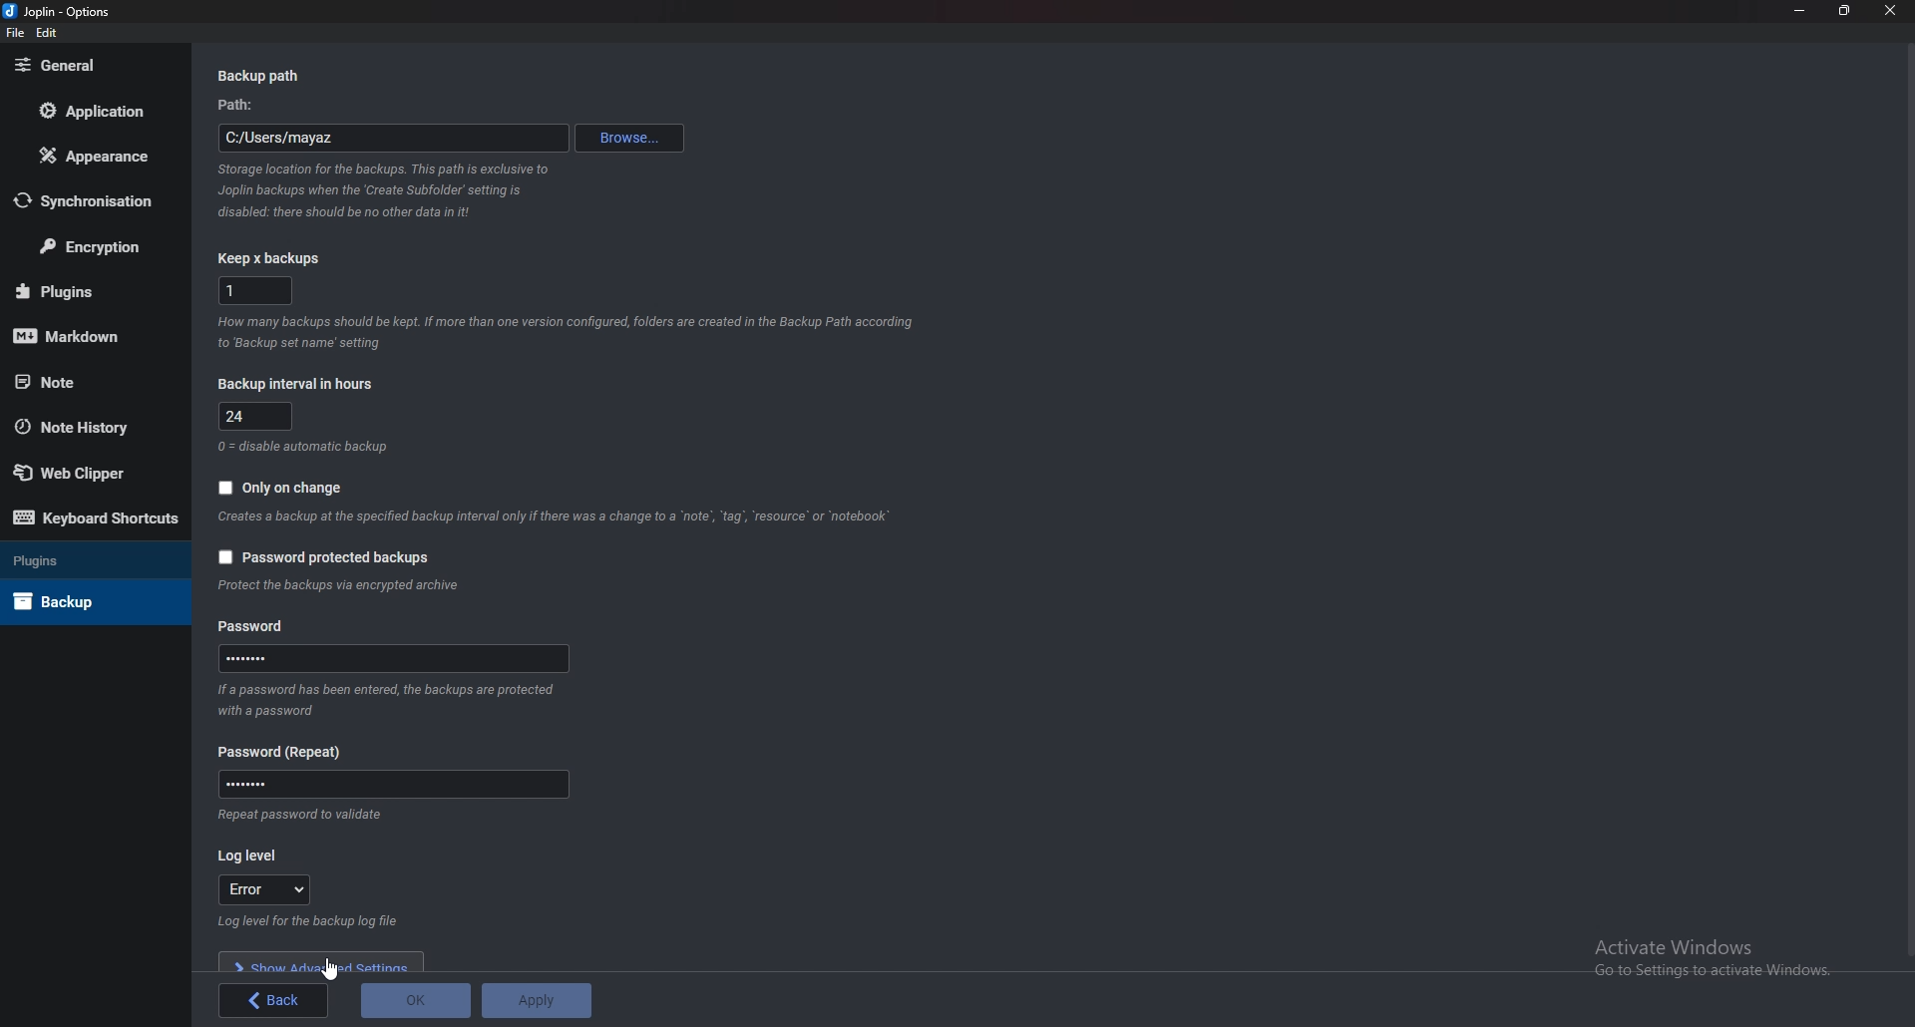 The width and height of the screenshot is (1915, 1027). Describe the element at coordinates (84, 290) in the screenshot. I see `plugins` at that location.